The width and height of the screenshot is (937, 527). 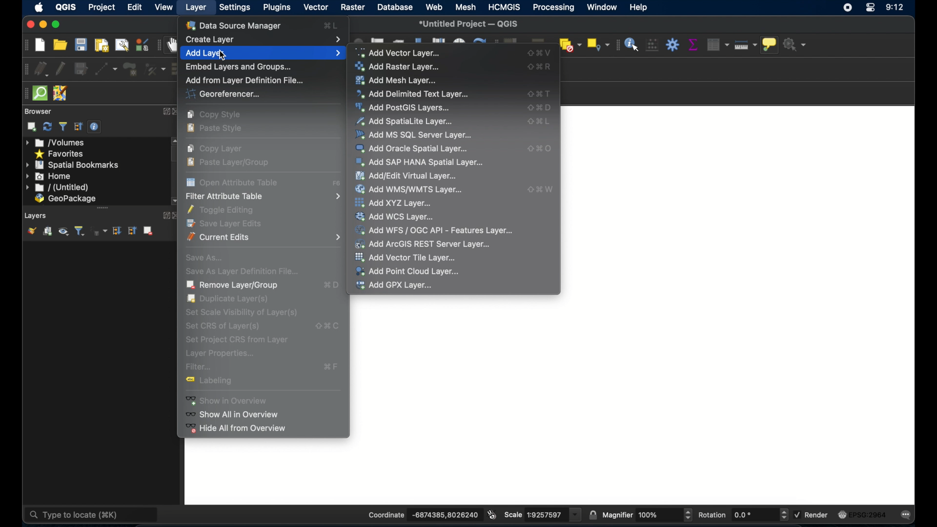 I want to click on Save Layer Edits, so click(x=228, y=224).